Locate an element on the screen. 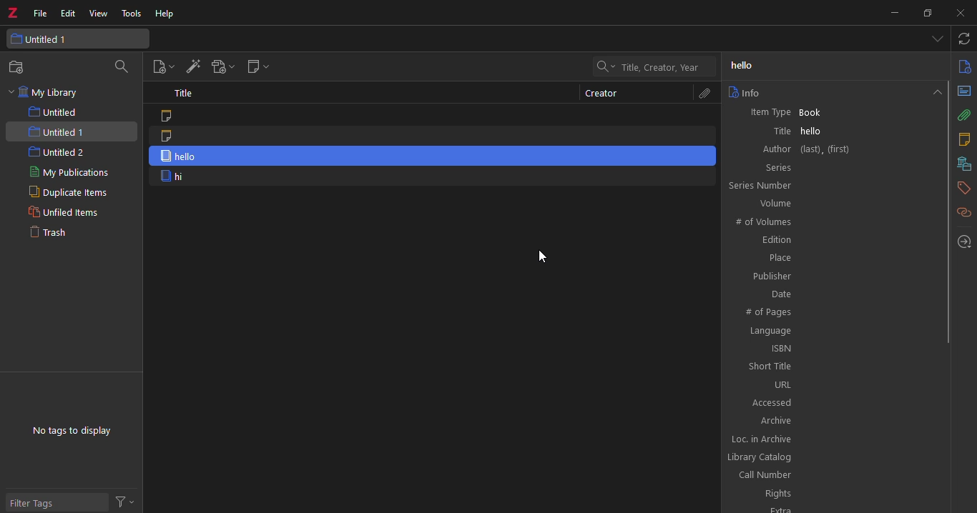  search option drop down is located at coordinates (604, 66).